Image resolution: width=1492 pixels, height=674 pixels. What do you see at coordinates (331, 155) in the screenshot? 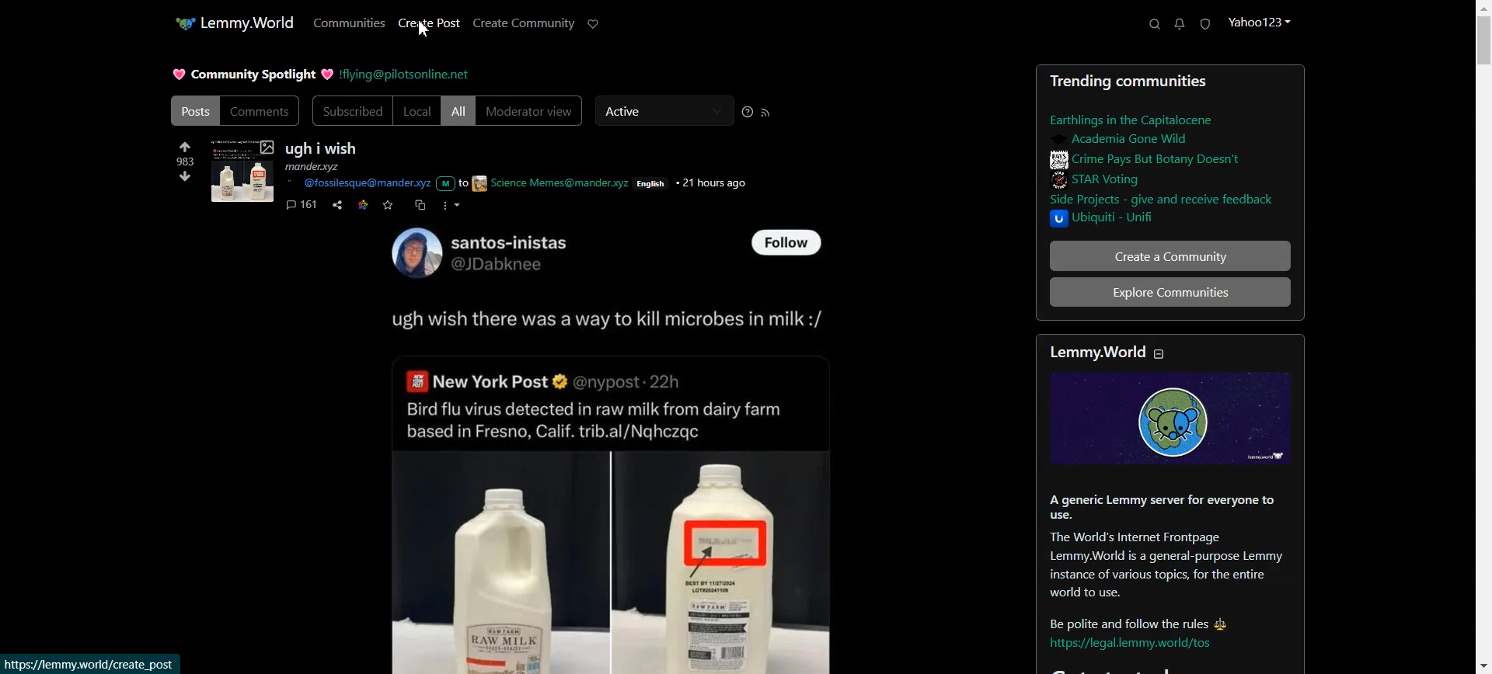
I see `Text` at bounding box center [331, 155].